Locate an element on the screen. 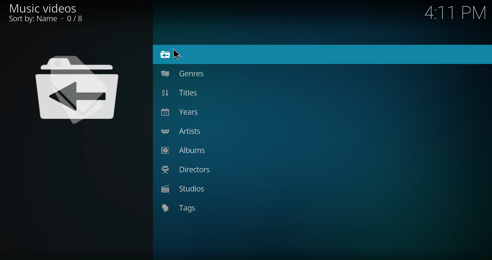 The width and height of the screenshot is (492, 260). Tags is located at coordinates (199, 208).